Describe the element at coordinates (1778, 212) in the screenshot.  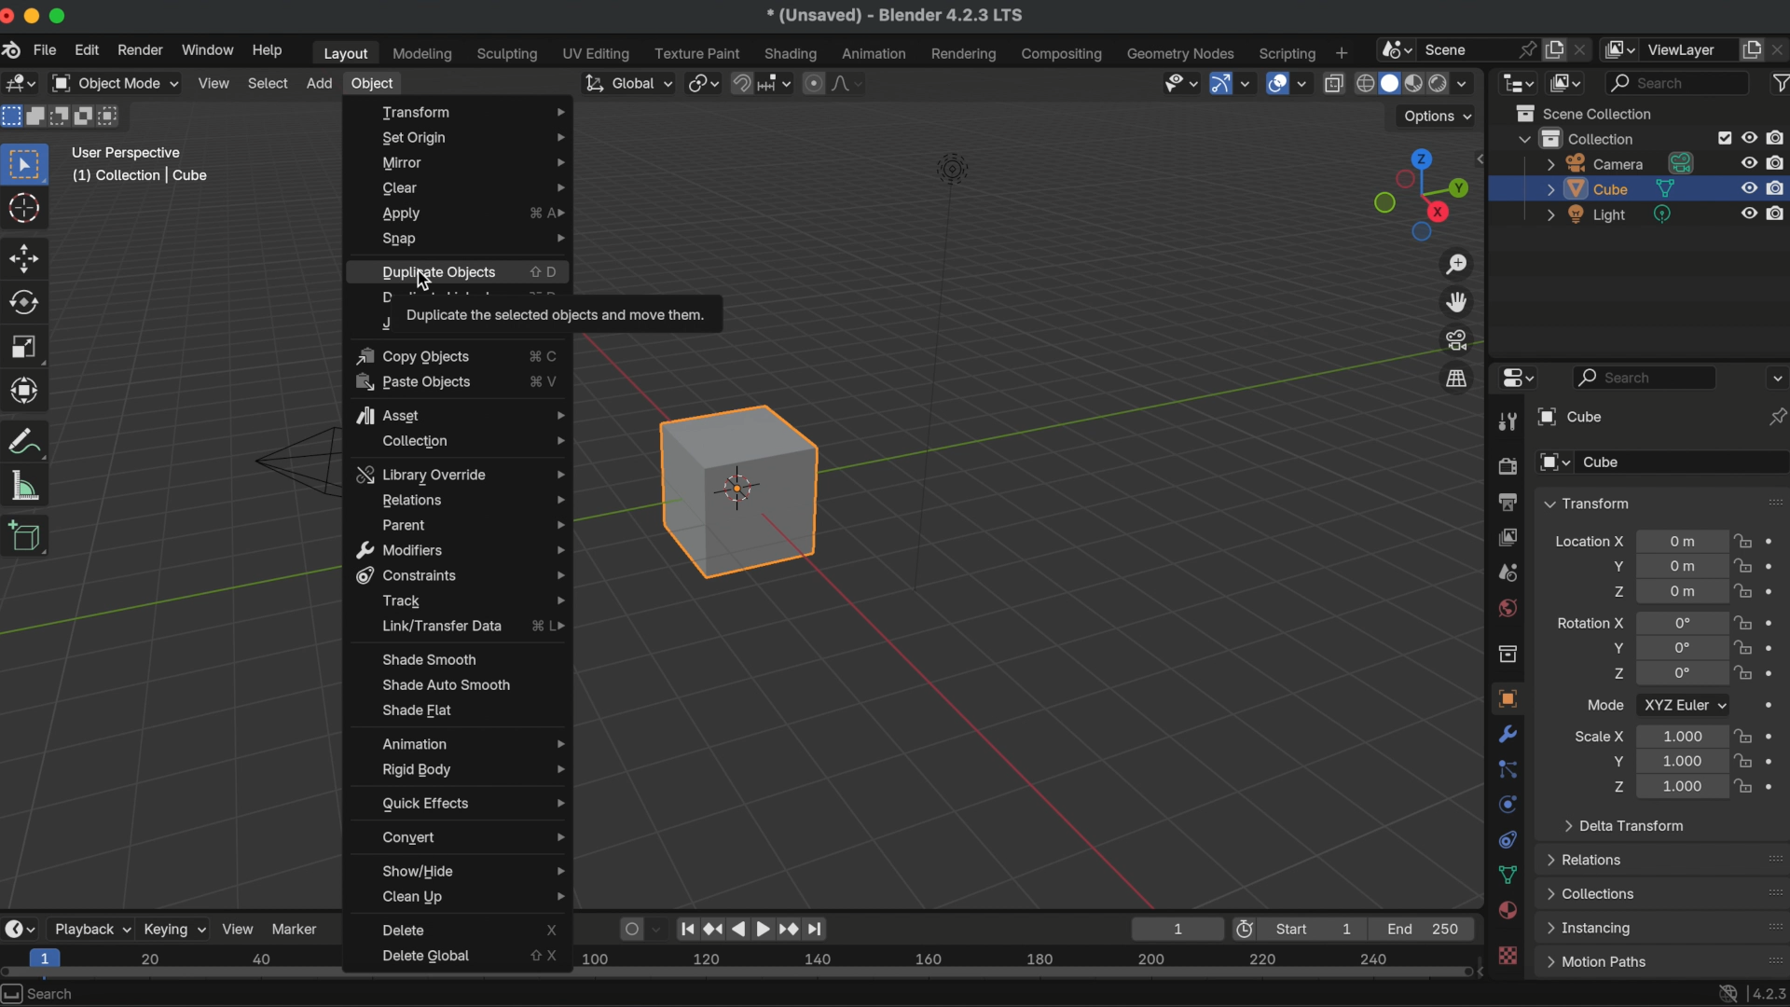
I see `disable in render` at that location.